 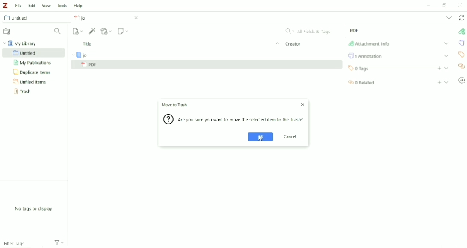 I want to click on Filters, so click(x=62, y=240).